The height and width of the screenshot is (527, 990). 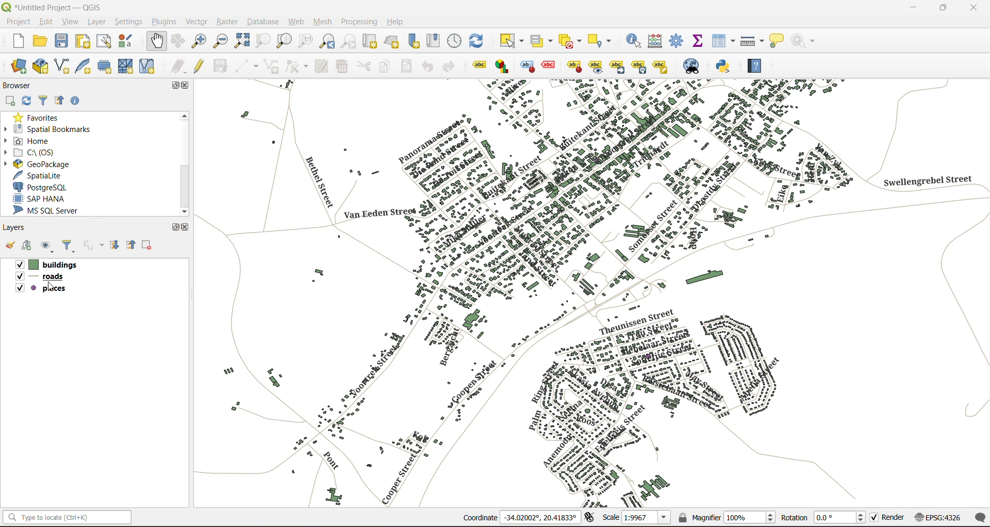 What do you see at coordinates (887, 517) in the screenshot?
I see `render` at bounding box center [887, 517].